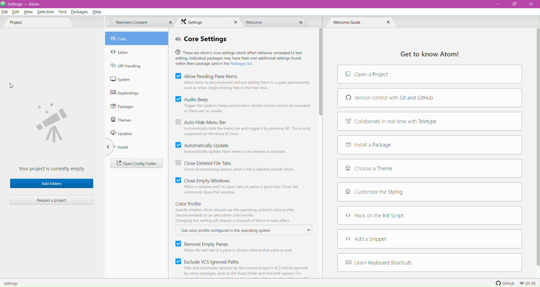 The height and width of the screenshot is (287, 540). What do you see at coordinates (53, 133) in the screenshot?
I see `Your project is currently empty` at bounding box center [53, 133].